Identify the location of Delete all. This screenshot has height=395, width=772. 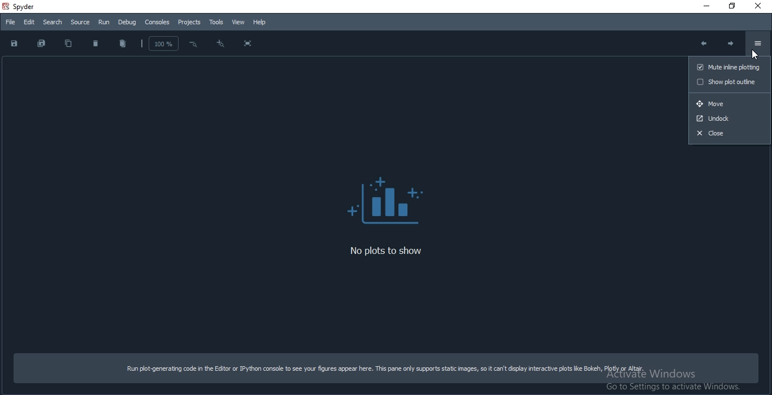
(122, 45).